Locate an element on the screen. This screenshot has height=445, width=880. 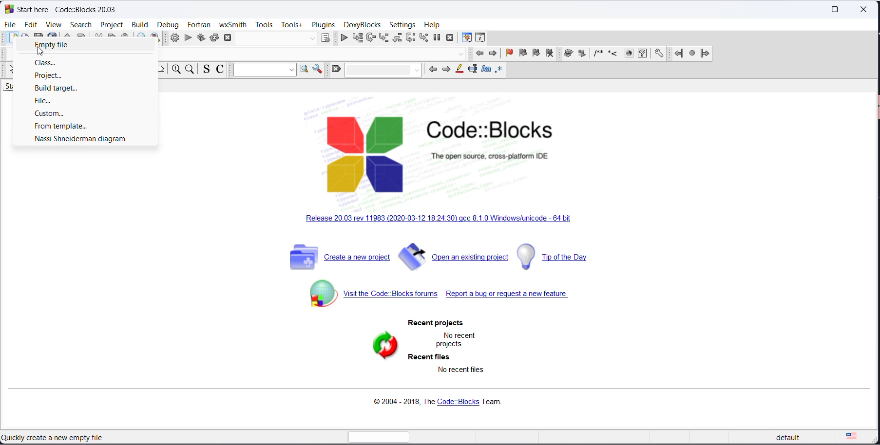
tip of the day is located at coordinates (566, 256).